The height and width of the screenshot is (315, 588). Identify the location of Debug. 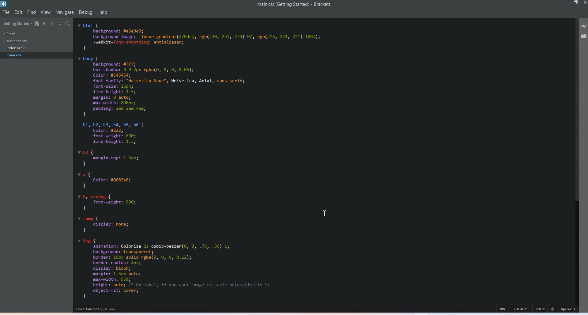
(86, 12).